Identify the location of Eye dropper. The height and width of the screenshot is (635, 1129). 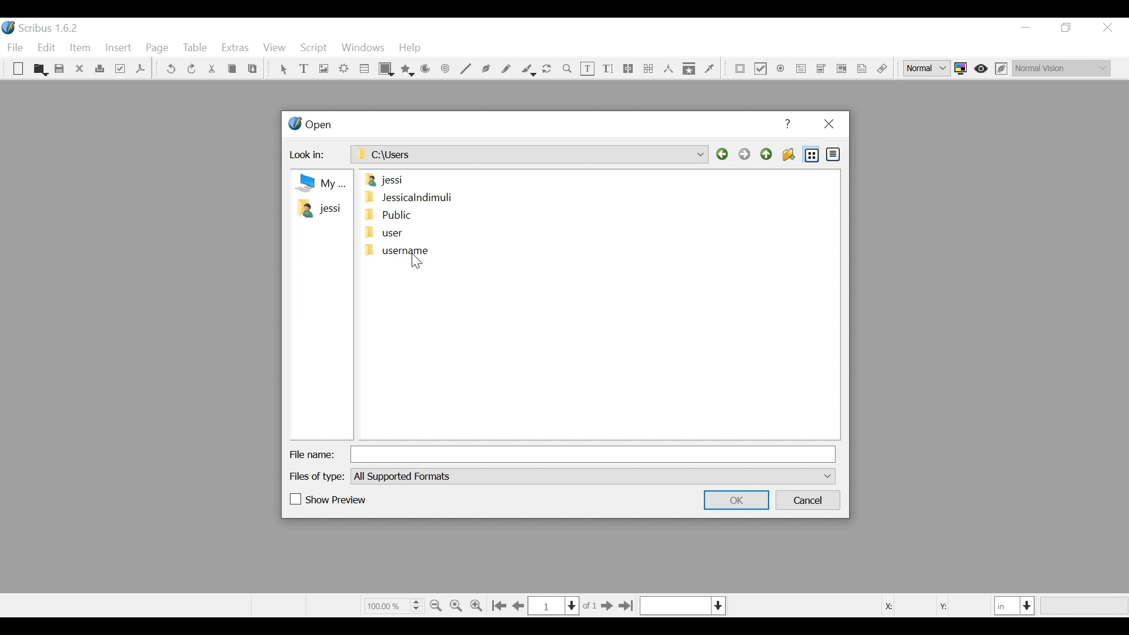
(710, 68).